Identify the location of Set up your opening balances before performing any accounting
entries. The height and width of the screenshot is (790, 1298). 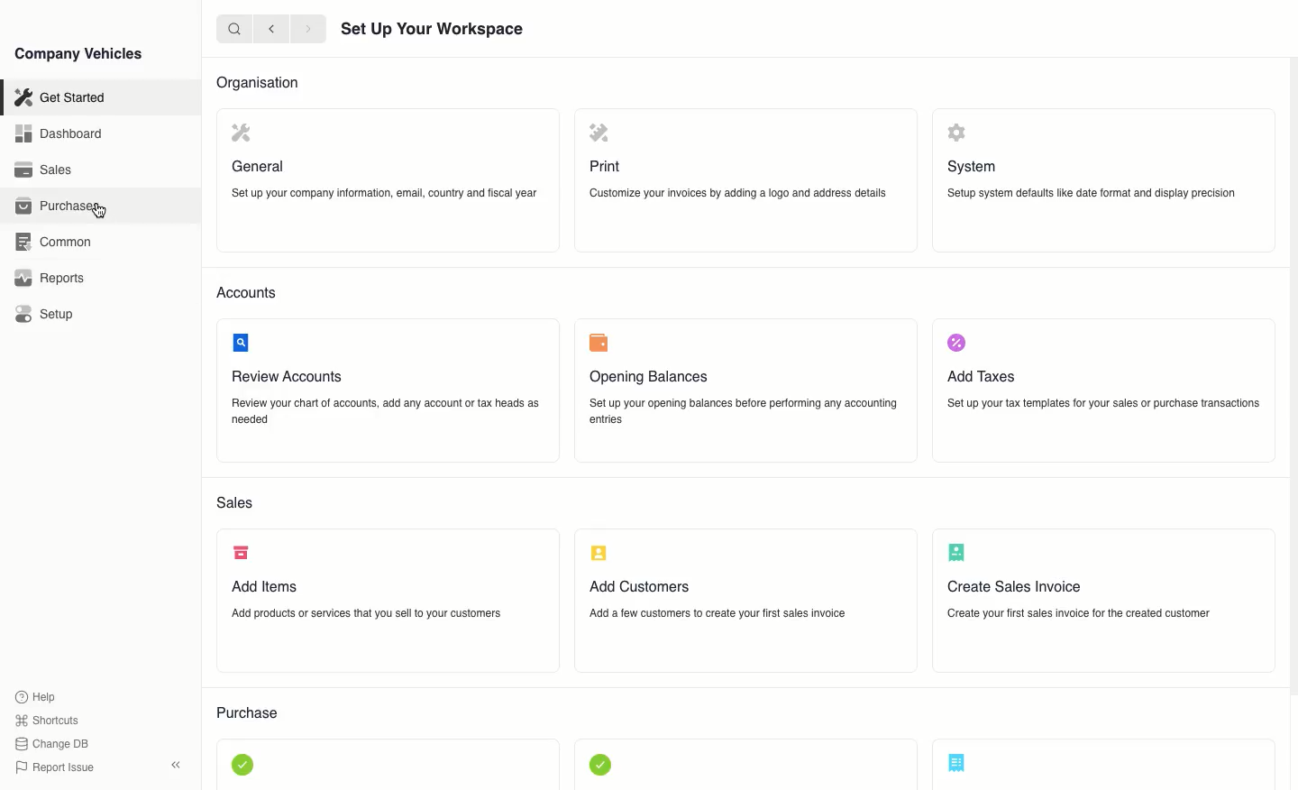
(744, 412).